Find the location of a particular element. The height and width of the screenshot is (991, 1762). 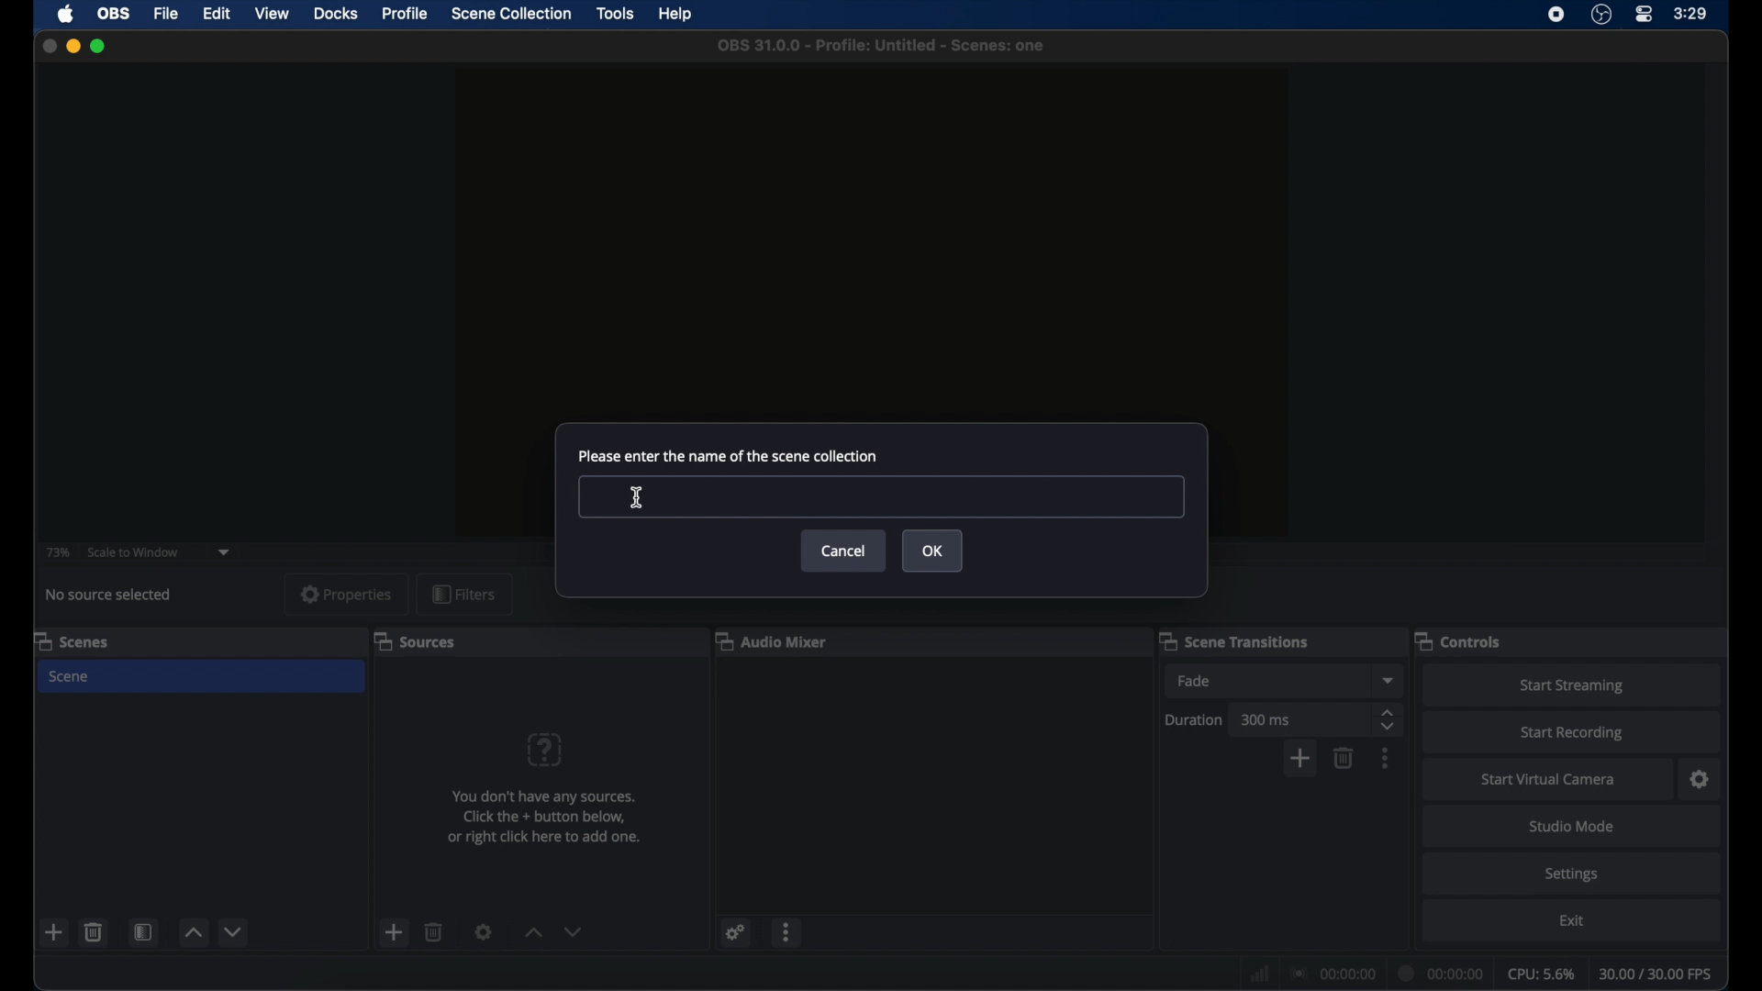

increment is located at coordinates (530, 932).